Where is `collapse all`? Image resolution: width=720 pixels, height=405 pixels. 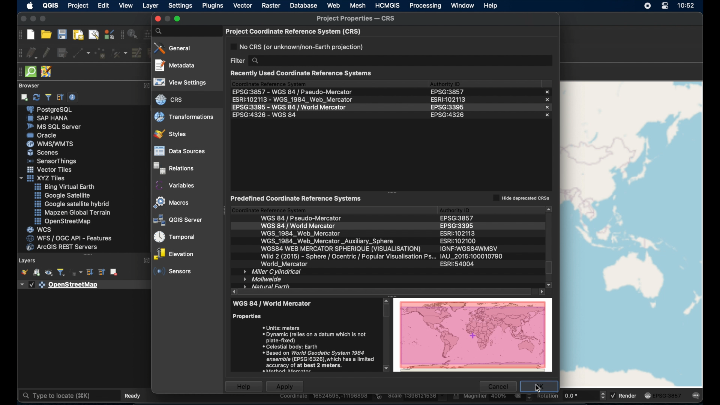 collapse all is located at coordinates (102, 272).